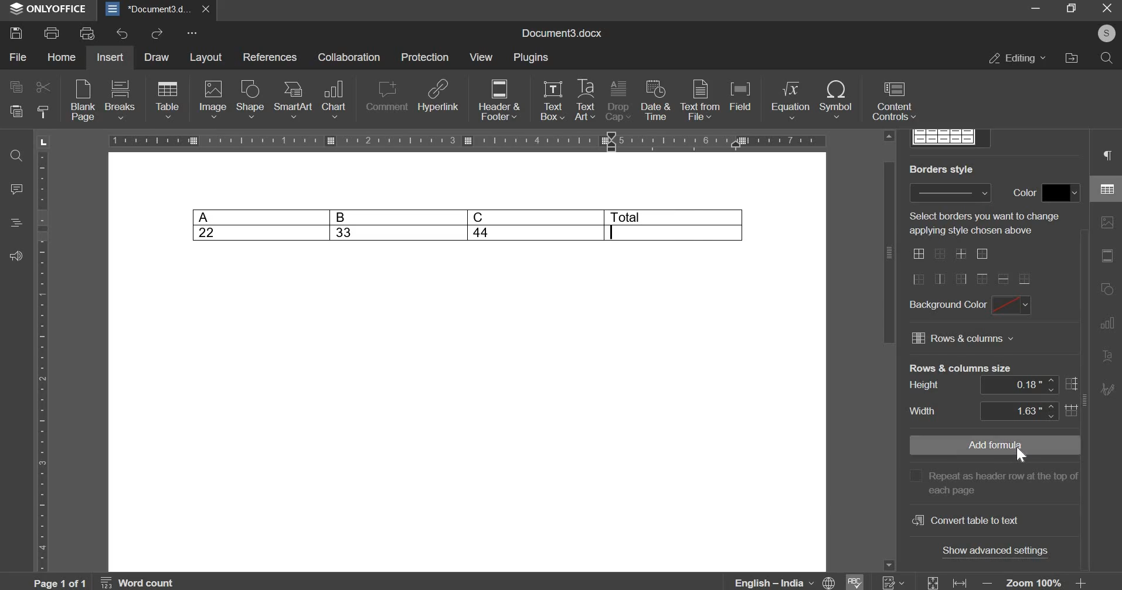  I want to click on cut, so click(43, 88).